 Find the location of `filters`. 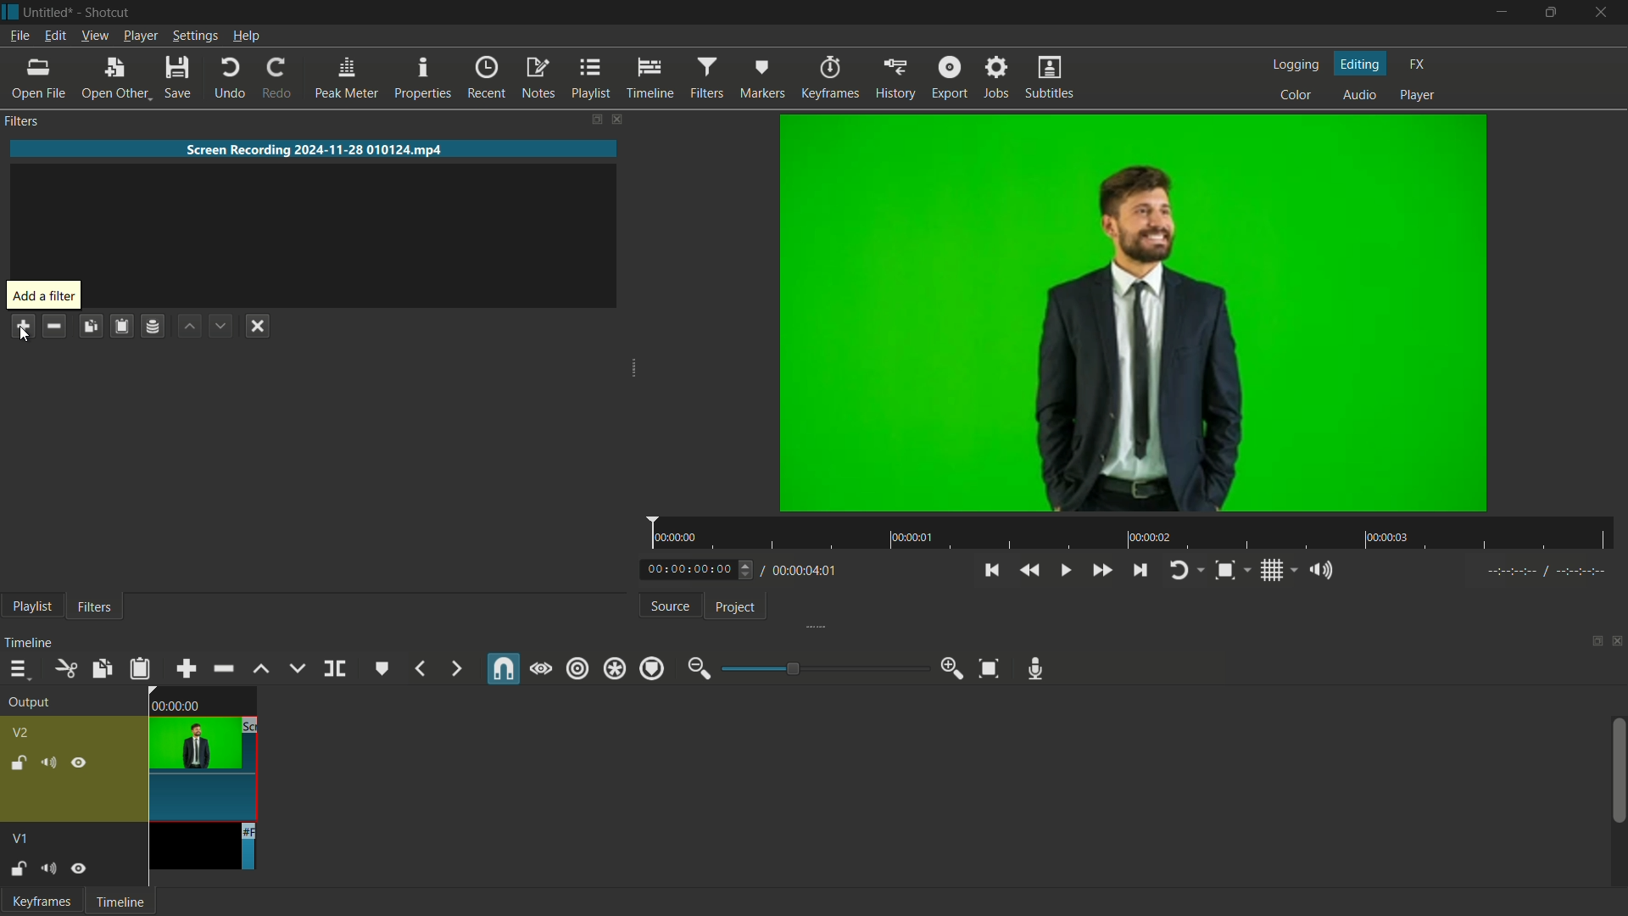

filters is located at coordinates (705, 79).